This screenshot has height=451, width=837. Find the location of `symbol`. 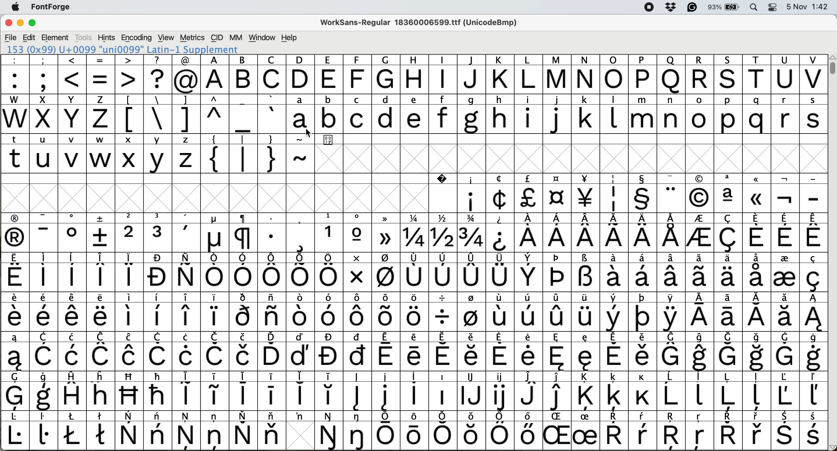

symbol is located at coordinates (585, 431).